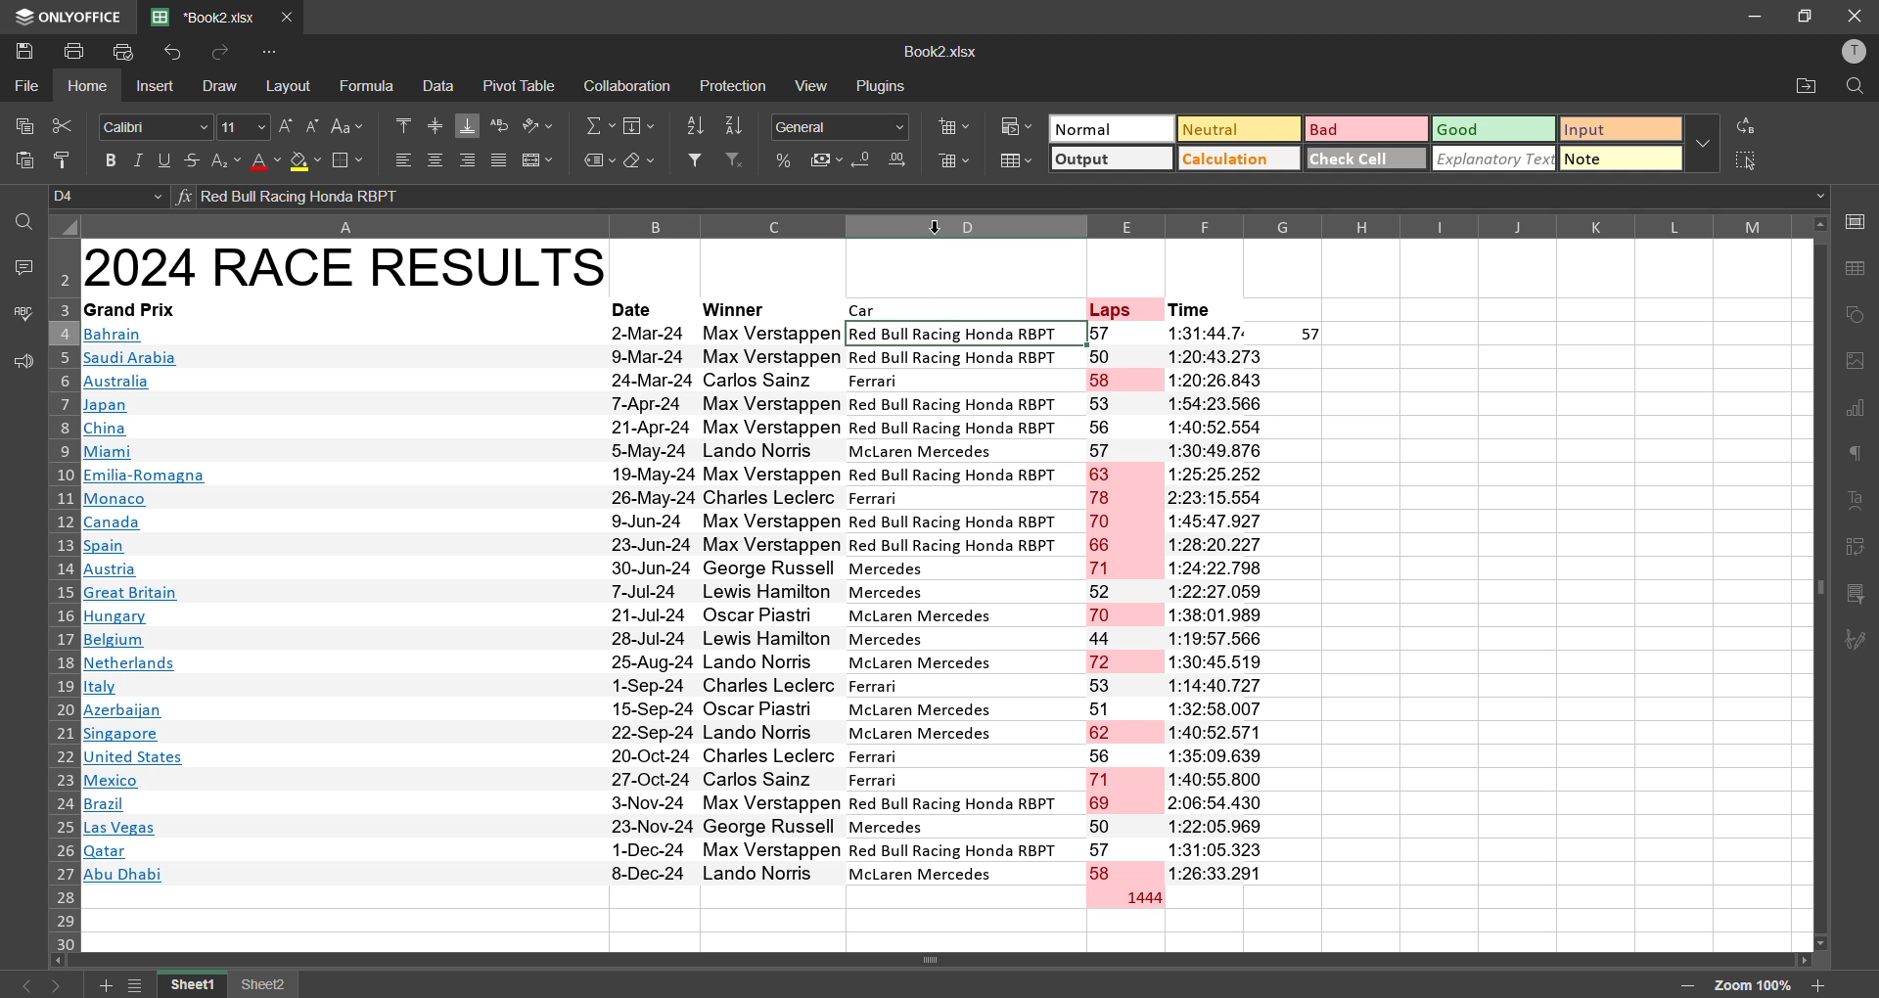 The height and width of the screenshot is (998, 1879). I want to click on merge and center, so click(536, 161).